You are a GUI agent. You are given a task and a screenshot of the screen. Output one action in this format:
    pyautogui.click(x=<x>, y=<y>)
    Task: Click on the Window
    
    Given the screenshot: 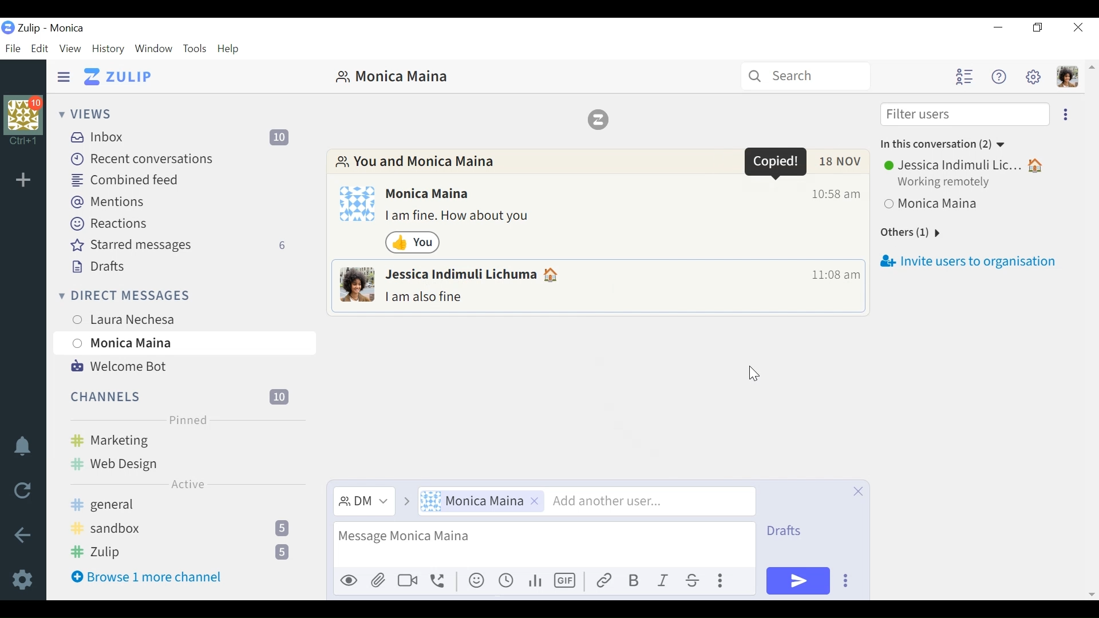 What is the action you would take?
    pyautogui.click(x=154, y=49)
    